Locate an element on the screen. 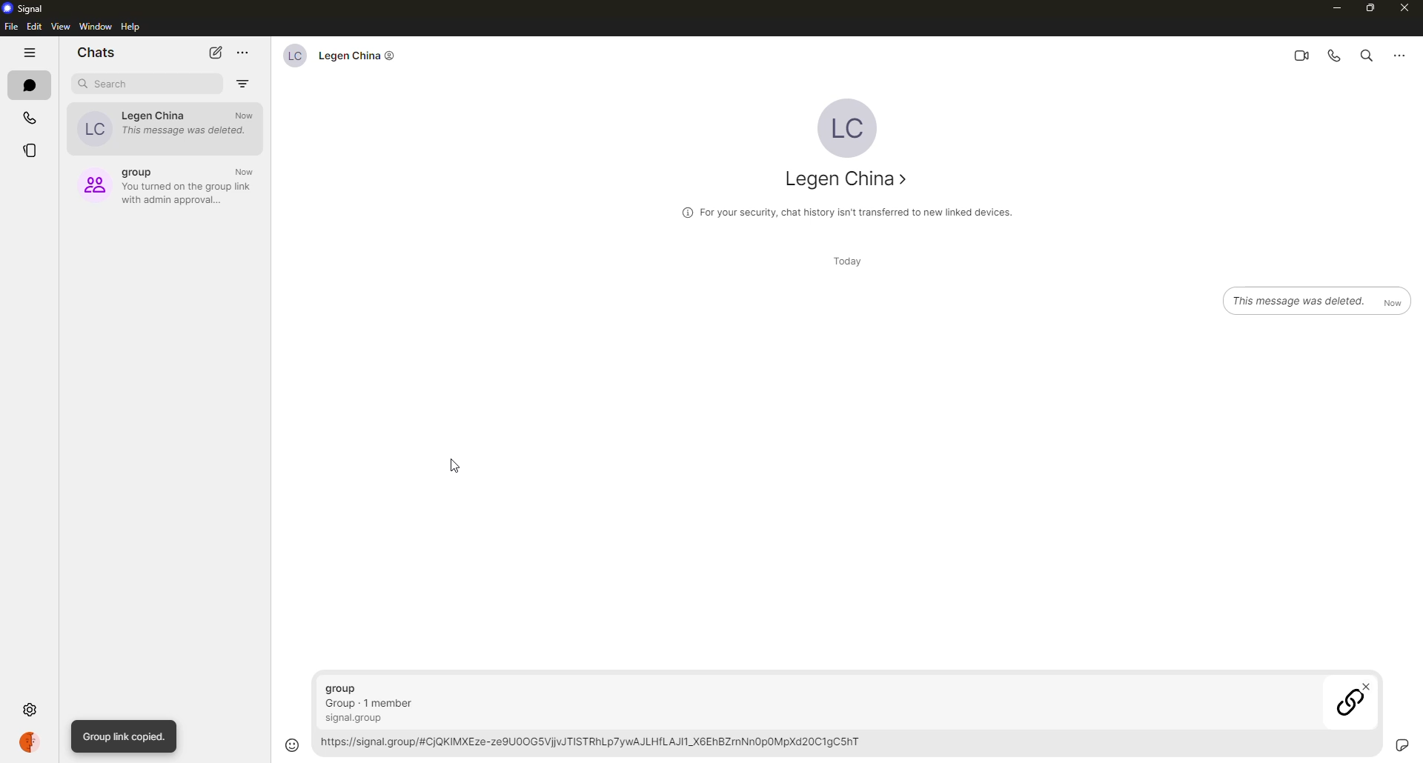 The height and width of the screenshot is (763, 1423). attach is located at coordinates (1402, 742).